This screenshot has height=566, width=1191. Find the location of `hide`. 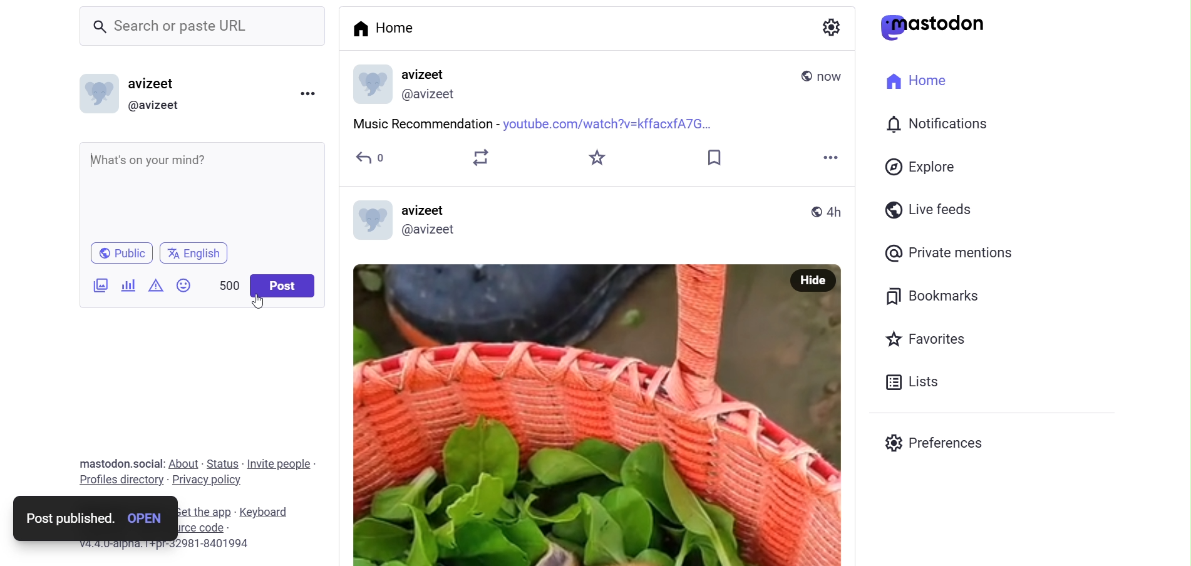

hide is located at coordinates (812, 282).